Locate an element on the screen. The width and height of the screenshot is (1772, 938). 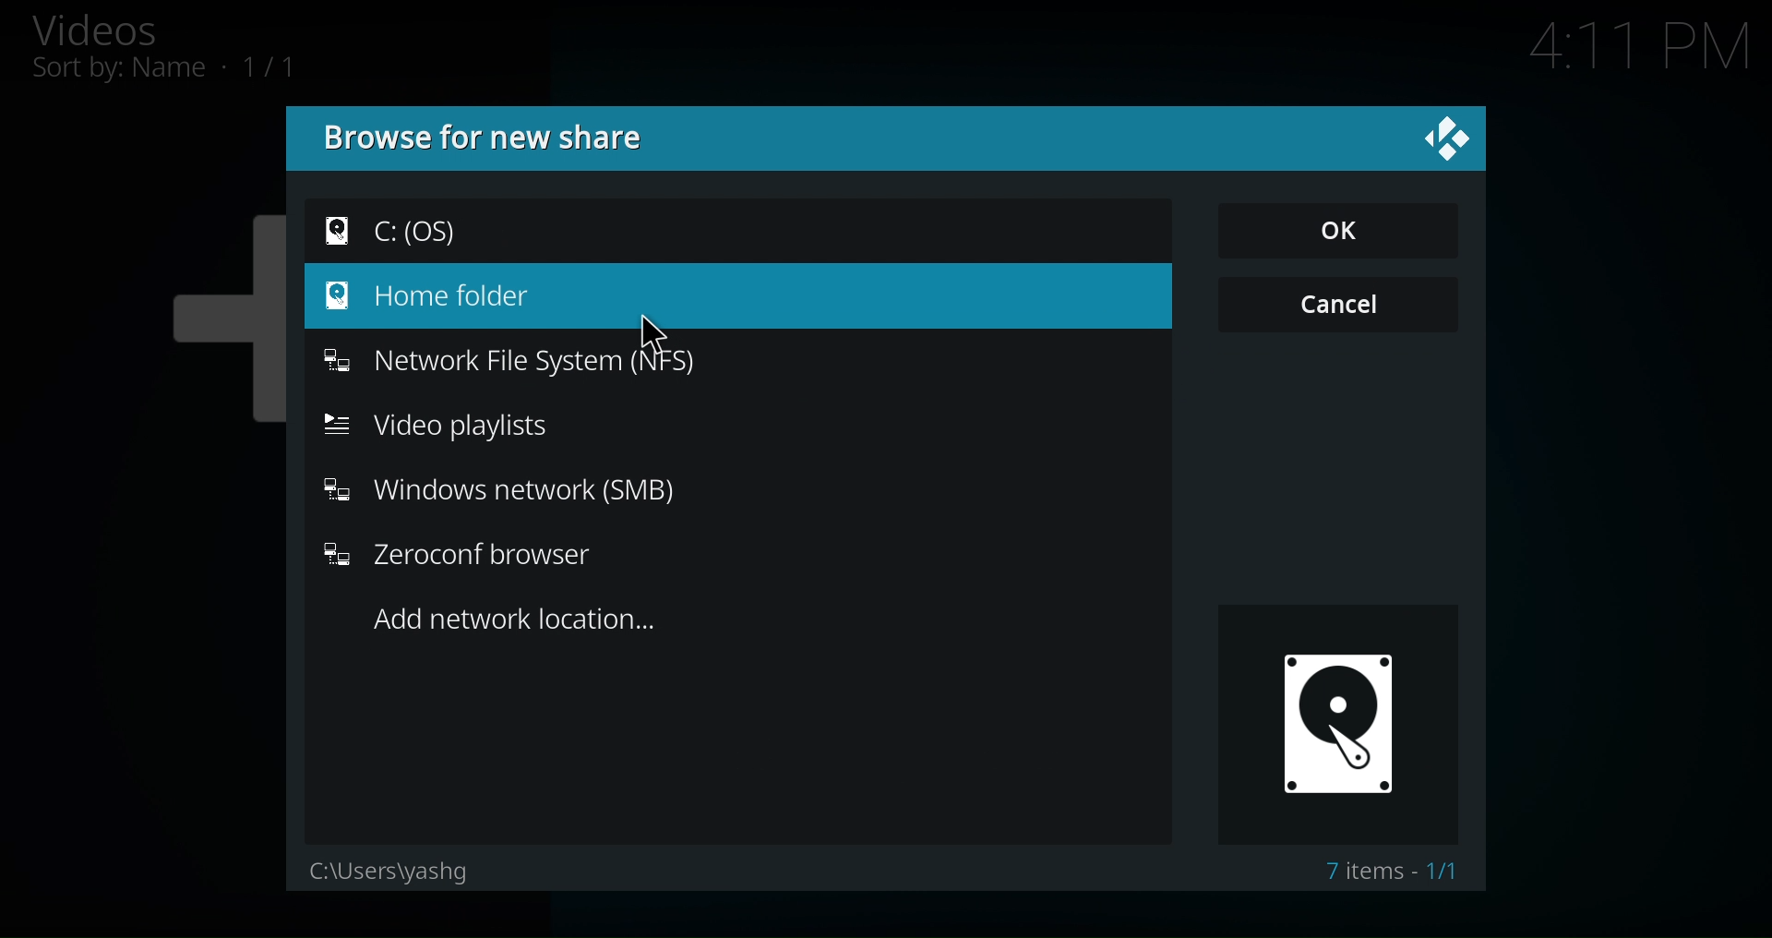
Videos, Sort by: Name • 1/1 is located at coordinates (198, 50).